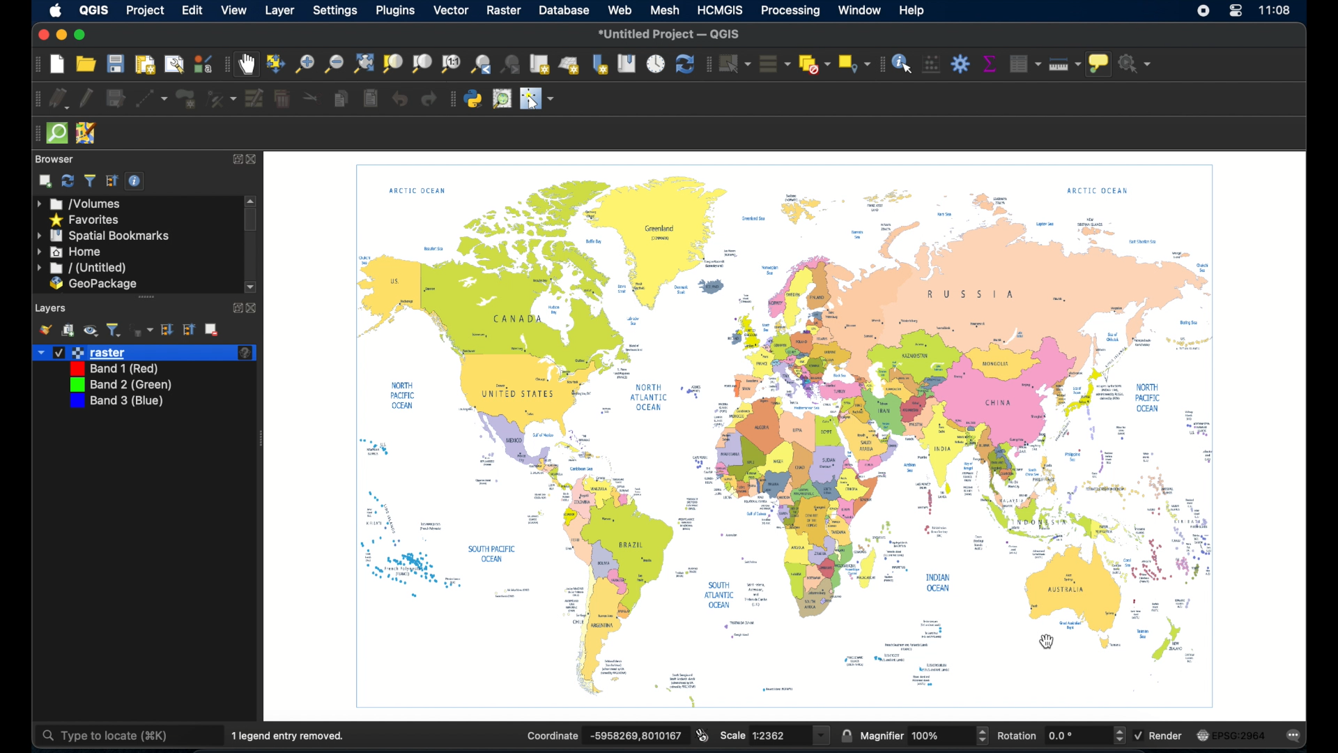 The height and width of the screenshot is (753, 1338). I want to click on open field calculator, so click(931, 63).